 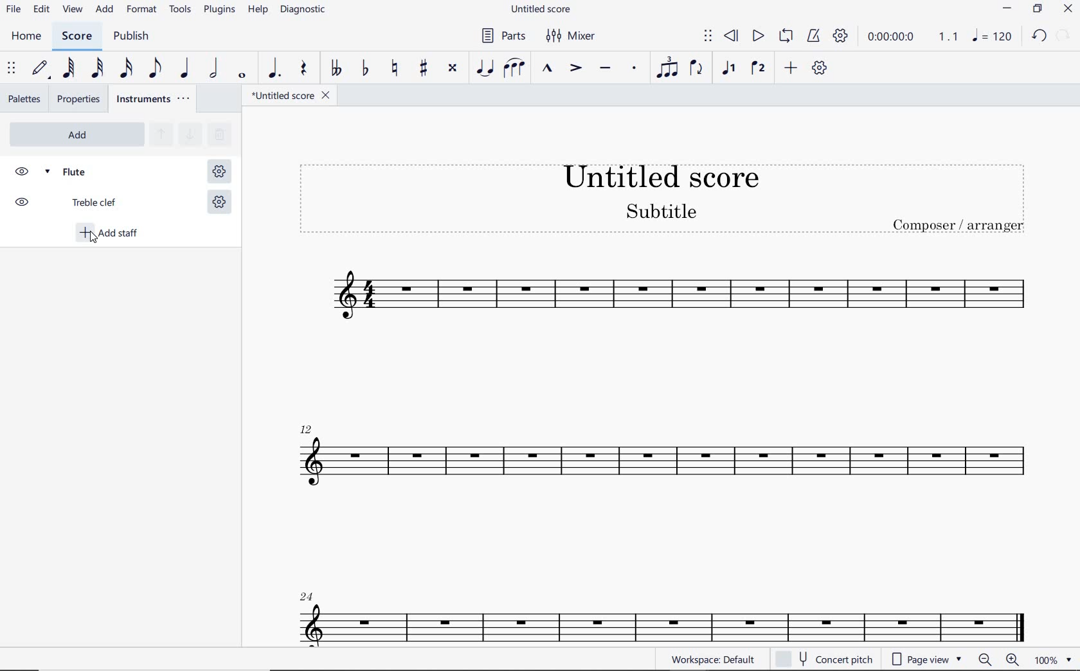 I want to click on SLUR, so click(x=514, y=68).